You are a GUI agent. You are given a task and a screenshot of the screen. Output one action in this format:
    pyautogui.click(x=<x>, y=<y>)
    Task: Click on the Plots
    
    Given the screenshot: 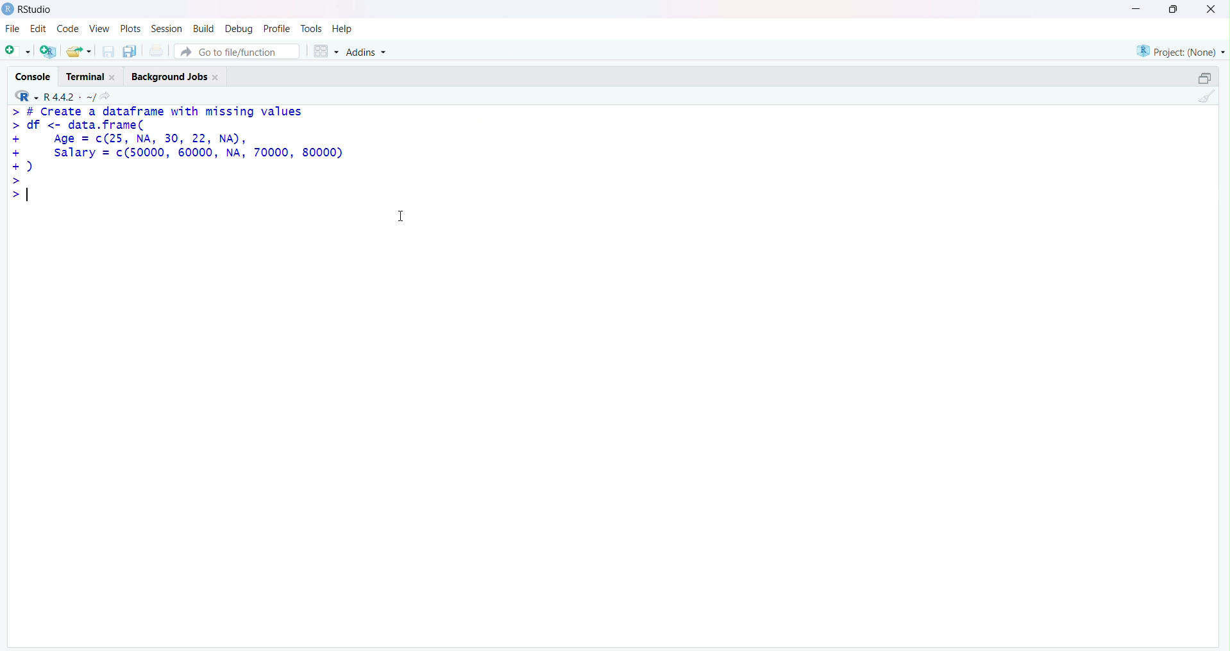 What is the action you would take?
    pyautogui.click(x=128, y=28)
    